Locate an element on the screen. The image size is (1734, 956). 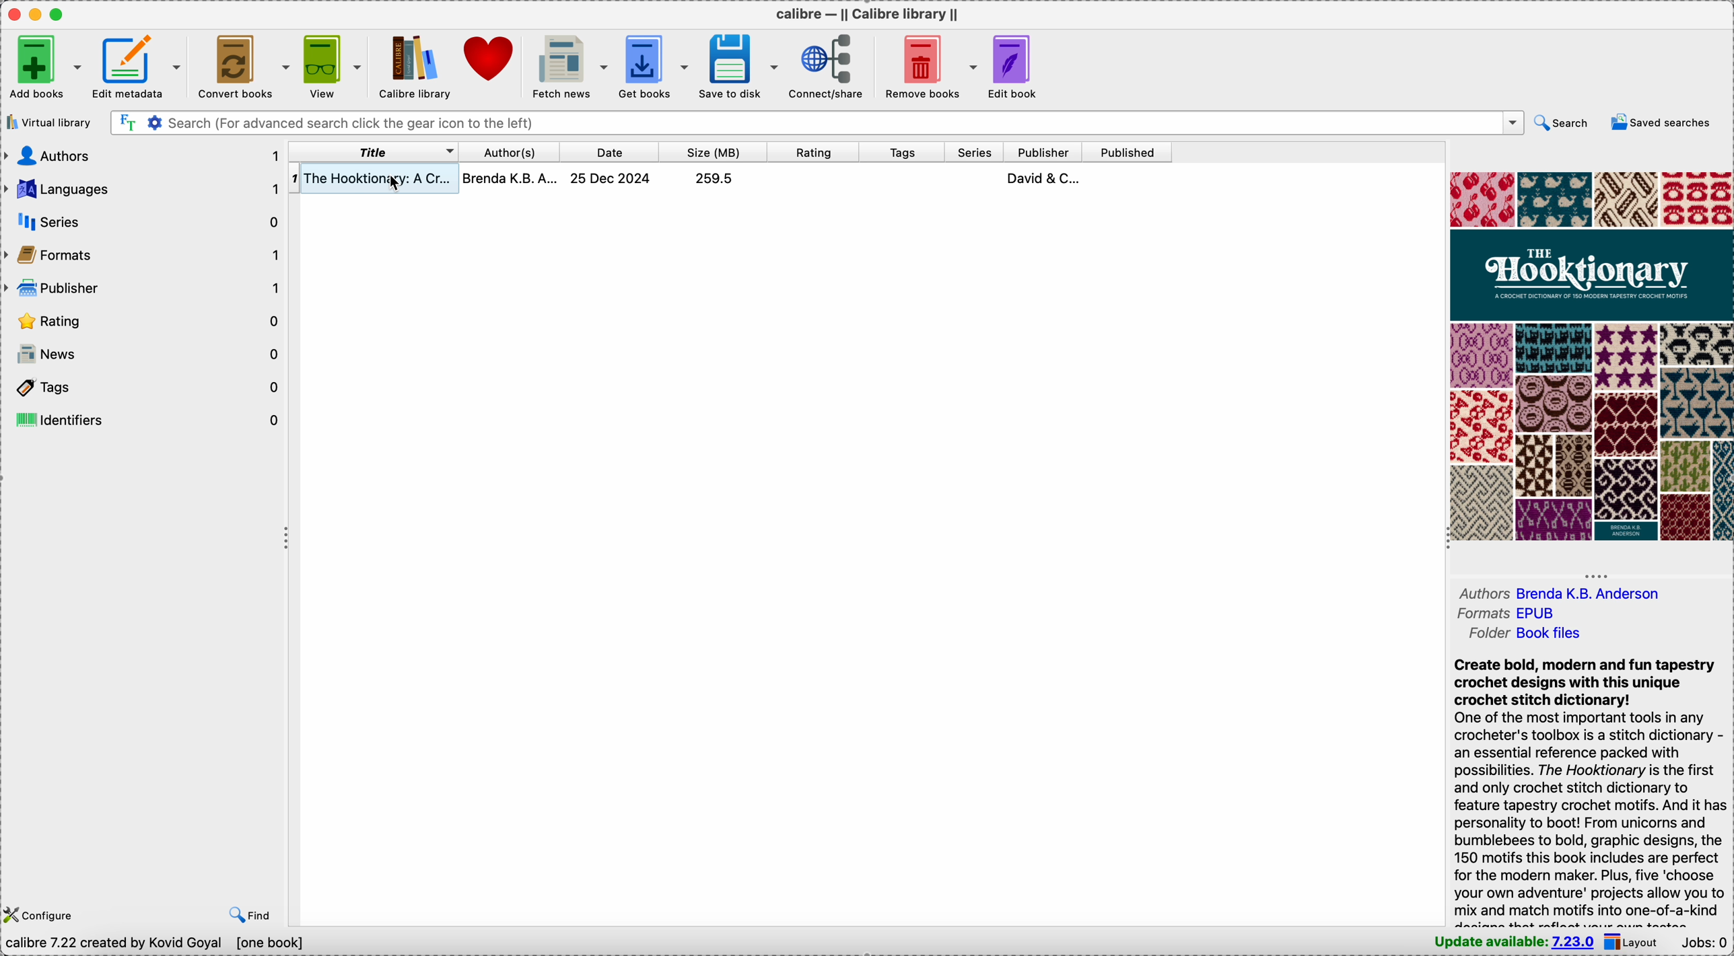
connect/share is located at coordinates (830, 64).